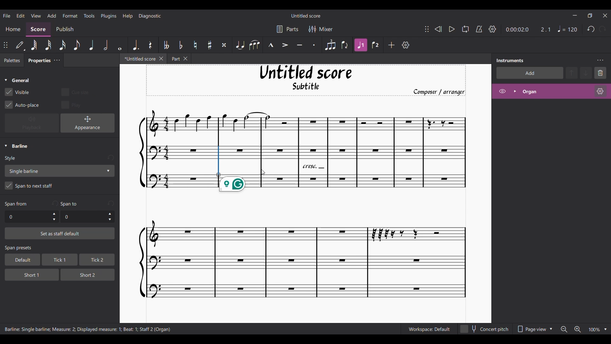 The width and height of the screenshot is (611, 344). Describe the element at coordinates (485, 329) in the screenshot. I see `Toggle for Concert pitch` at that location.